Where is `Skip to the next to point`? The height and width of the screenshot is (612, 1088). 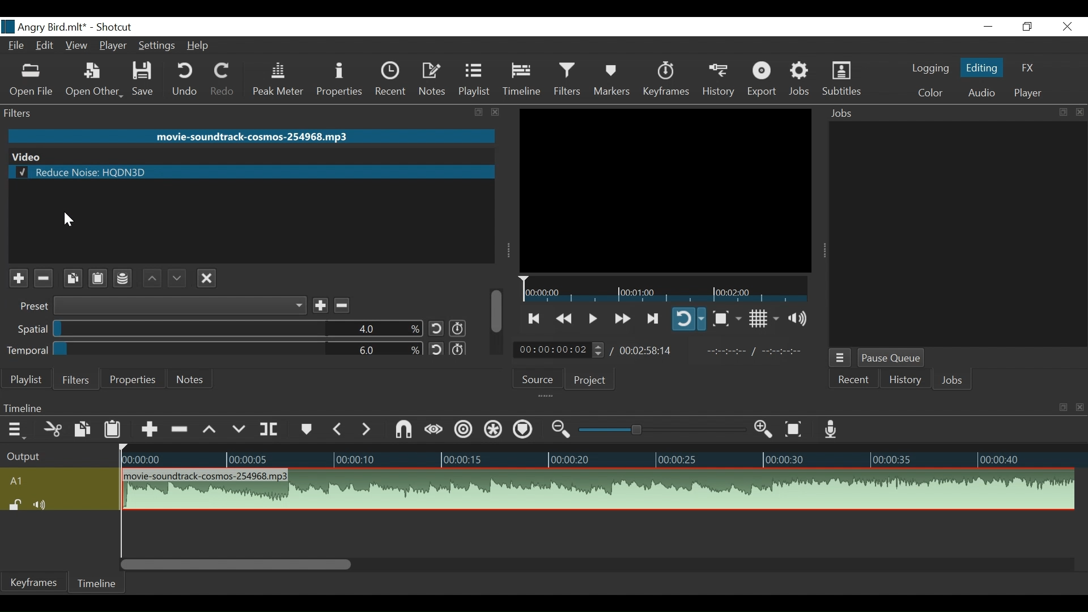 Skip to the next to point is located at coordinates (535, 317).